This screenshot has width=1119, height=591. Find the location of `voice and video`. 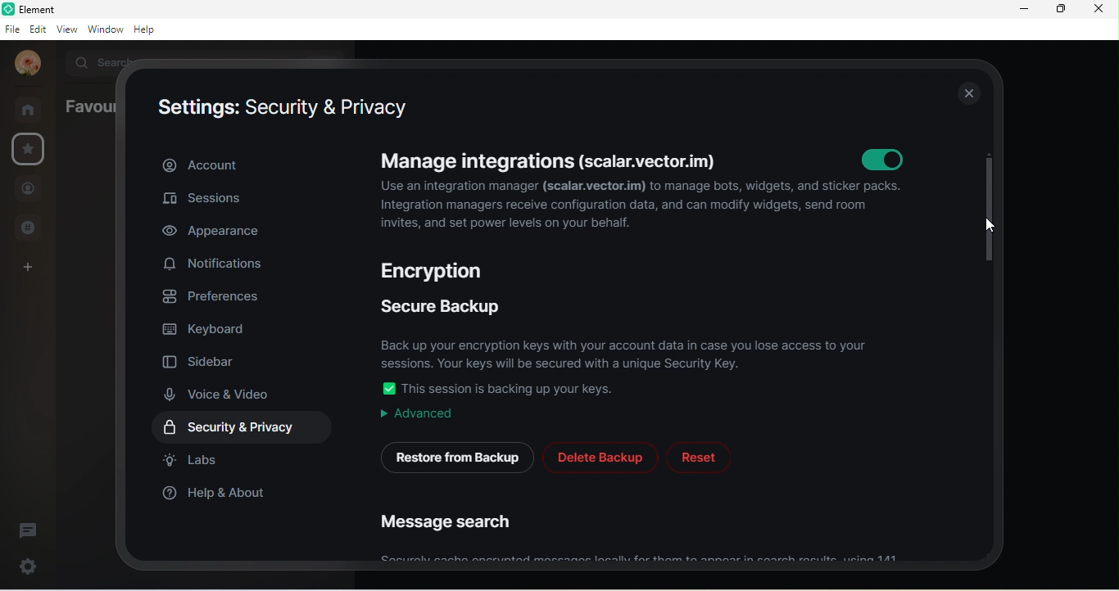

voice and video is located at coordinates (224, 394).